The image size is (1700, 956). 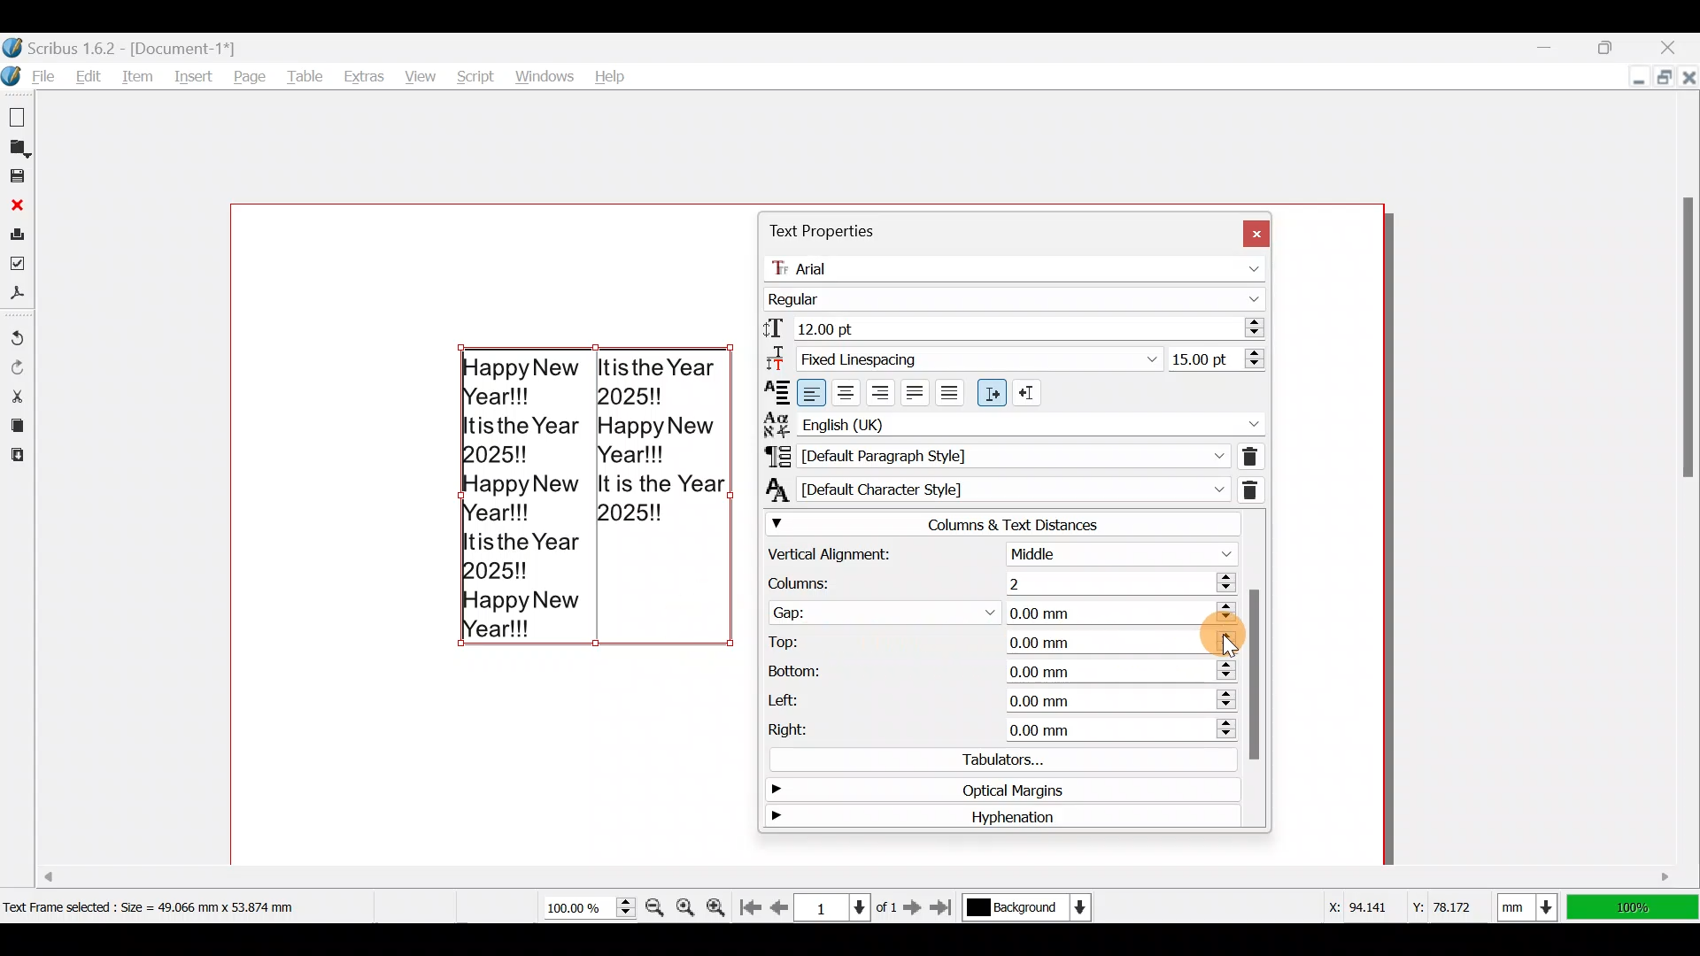 What do you see at coordinates (545, 72) in the screenshot?
I see `Windows` at bounding box center [545, 72].